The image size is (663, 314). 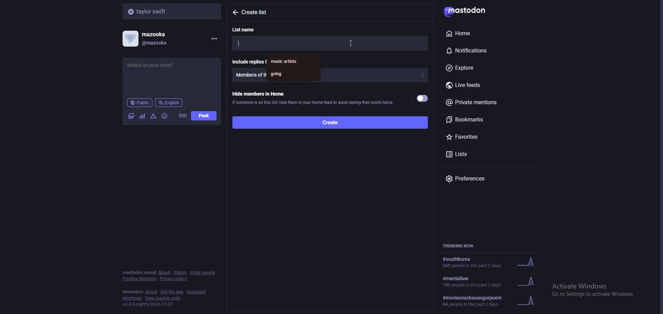 What do you see at coordinates (204, 116) in the screenshot?
I see `post` at bounding box center [204, 116].